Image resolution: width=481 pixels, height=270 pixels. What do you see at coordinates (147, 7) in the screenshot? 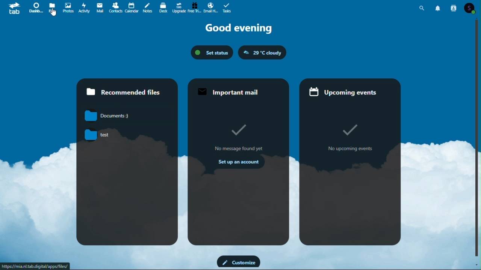
I see `notes` at bounding box center [147, 7].